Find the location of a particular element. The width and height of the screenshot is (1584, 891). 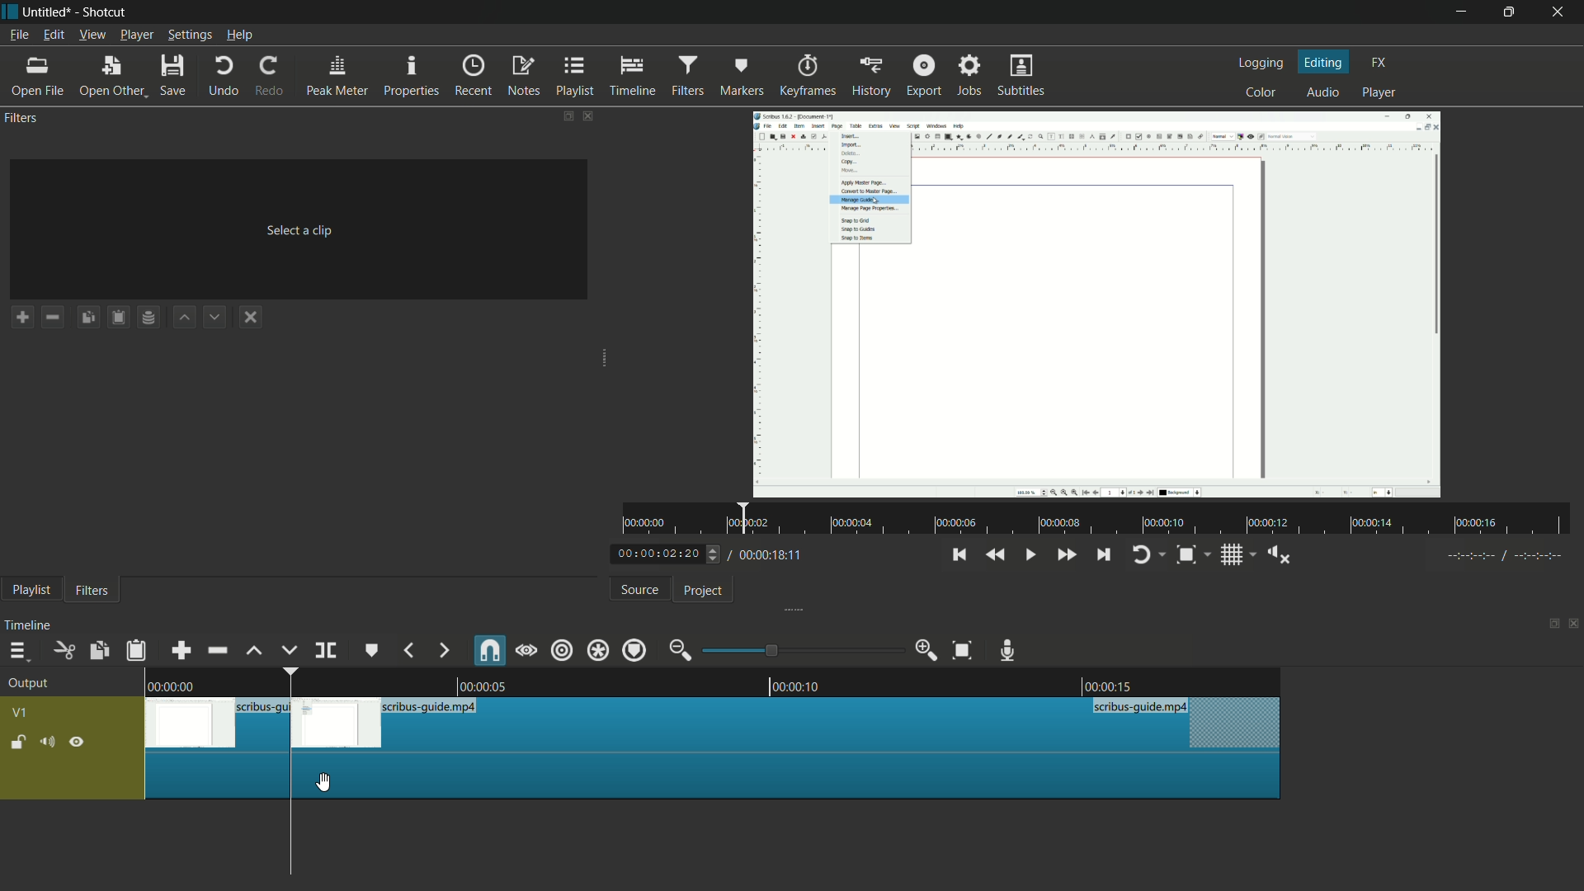

logging is located at coordinates (1259, 63).